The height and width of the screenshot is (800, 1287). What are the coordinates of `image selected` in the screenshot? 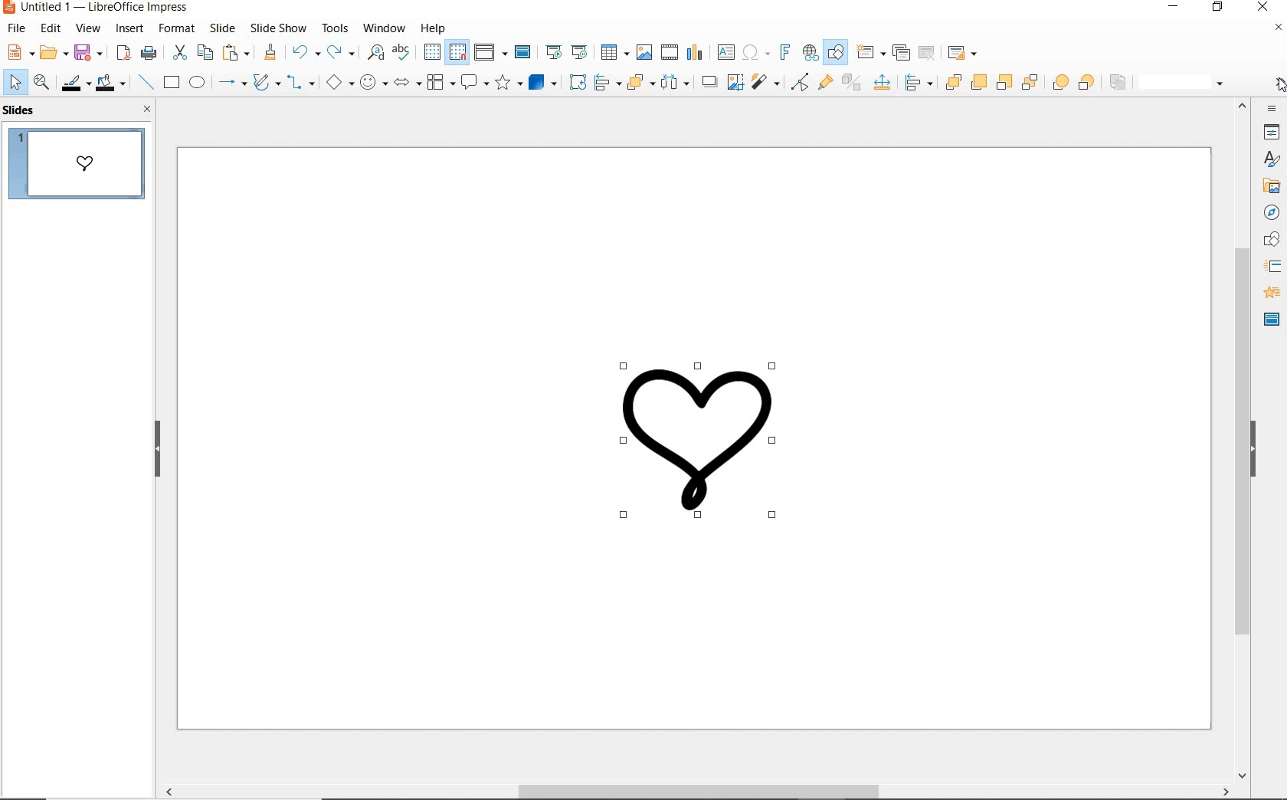 It's located at (701, 439).